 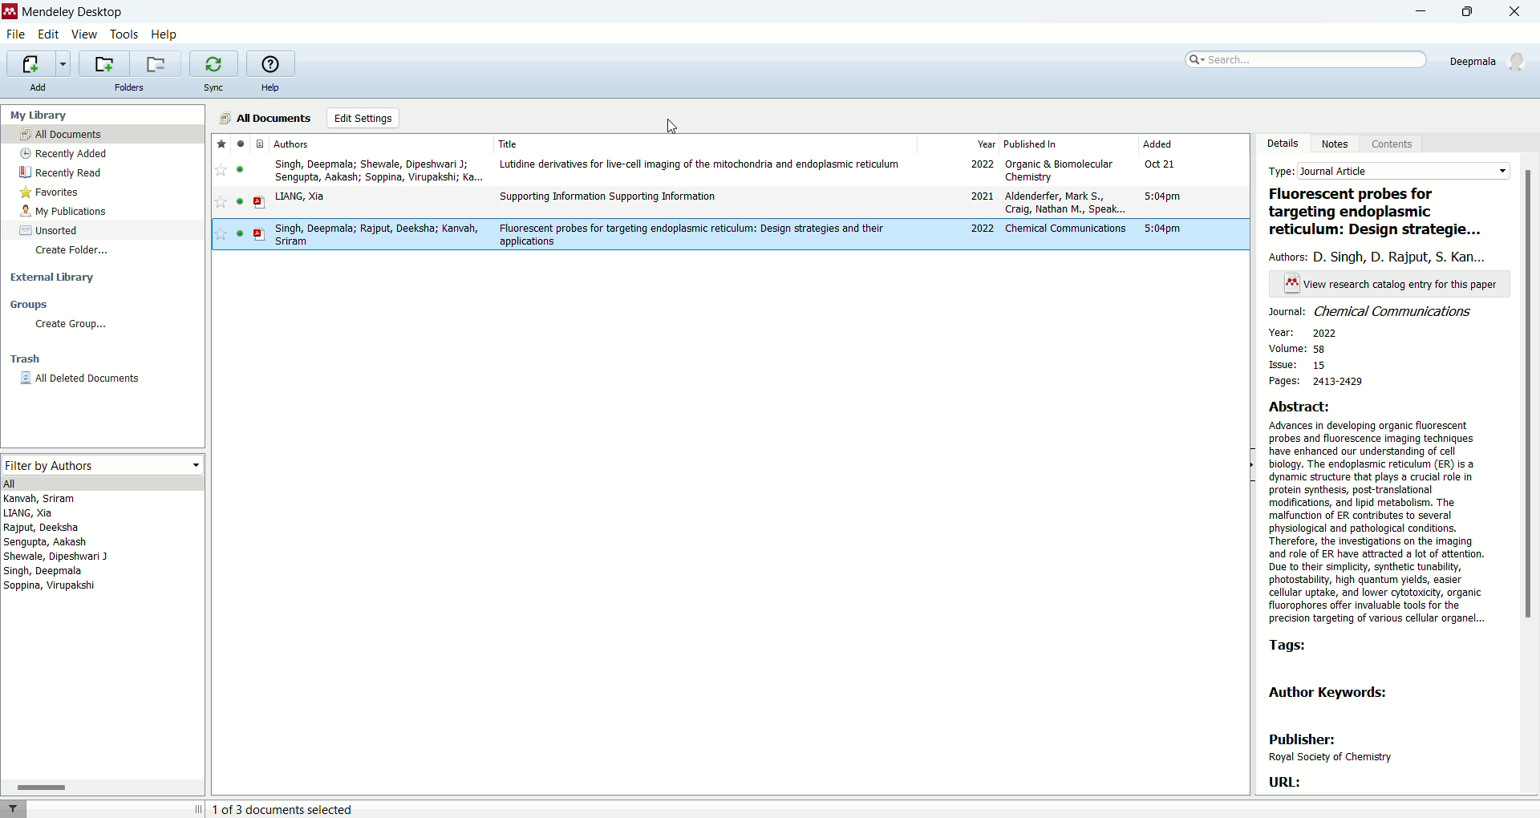 What do you see at coordinates (1162, 196) in the screenshot?
I see `5:04pm` at bounding box center [1162, 196].